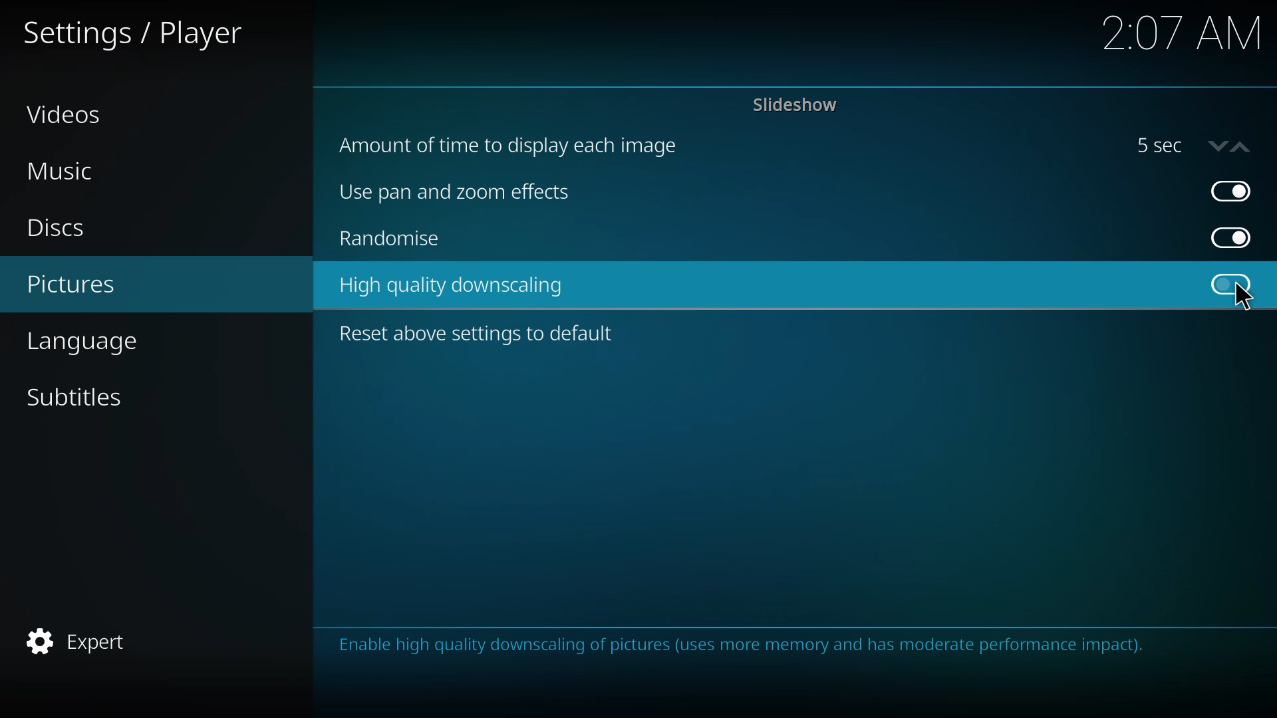 This screenshot has height=718, width=1277. Describe the element at coordinates (62, 171) in the screenshot. I see `music` at that location.